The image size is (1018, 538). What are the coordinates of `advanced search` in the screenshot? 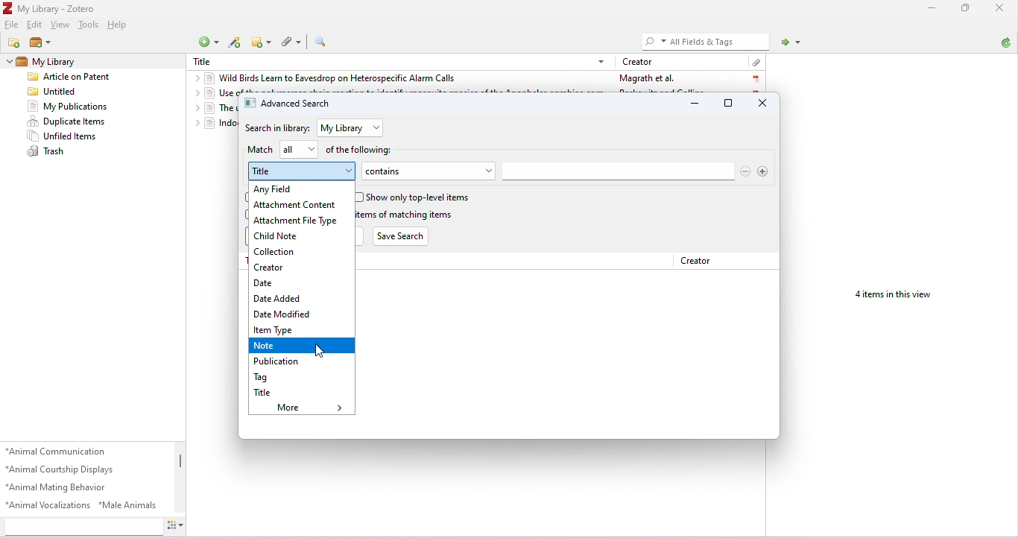 It's located at (323, 42).